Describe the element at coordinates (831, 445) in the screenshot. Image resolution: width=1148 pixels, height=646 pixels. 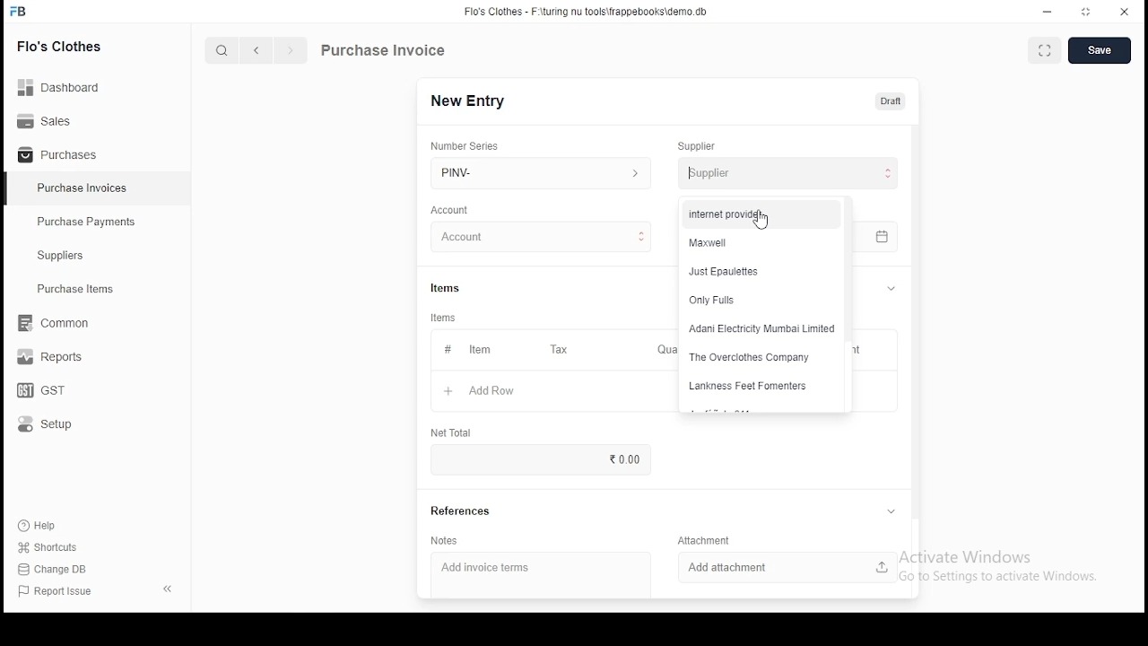
I see `Rate` at that location.